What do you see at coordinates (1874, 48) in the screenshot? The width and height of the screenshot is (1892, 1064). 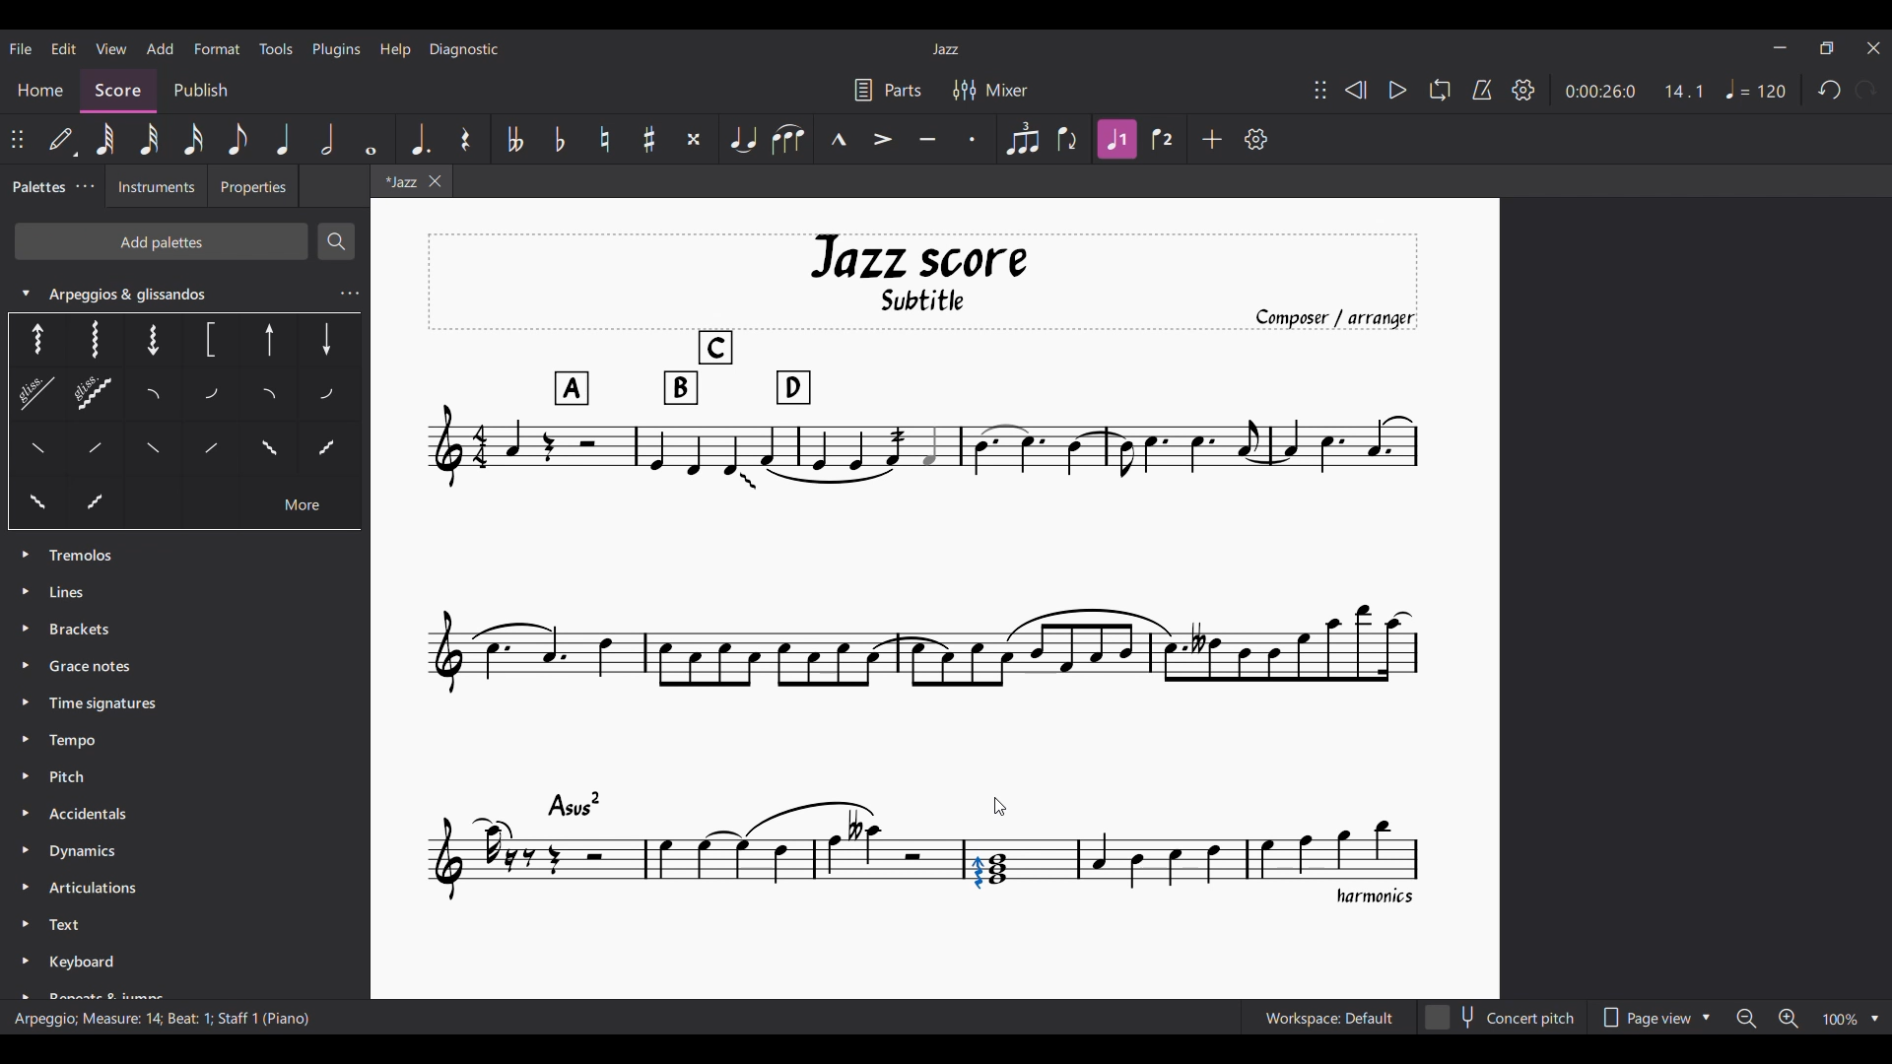 I see `Close interface ` at bounding box center [1874, 48].